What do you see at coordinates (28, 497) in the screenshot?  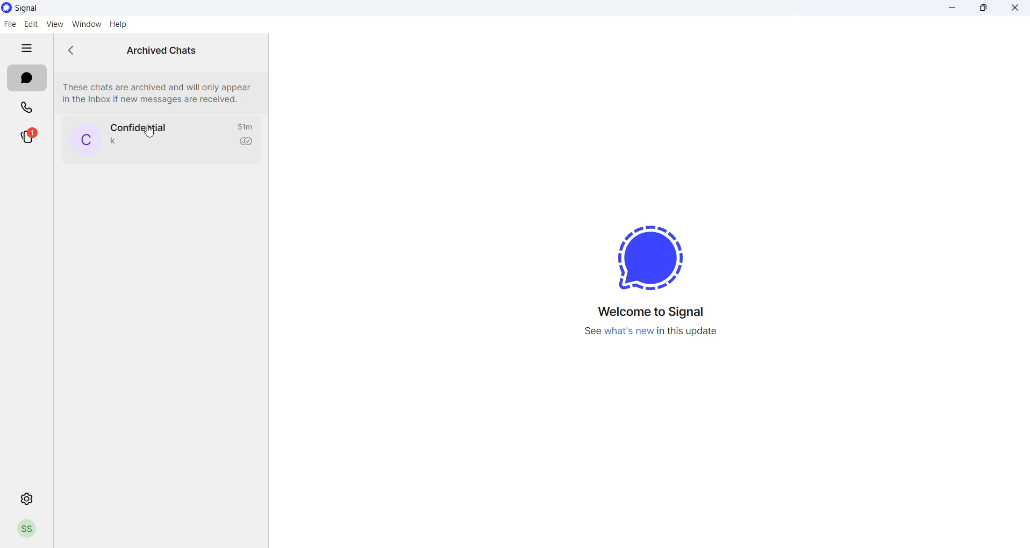 I see `settings` at bounding box center [28, 497].